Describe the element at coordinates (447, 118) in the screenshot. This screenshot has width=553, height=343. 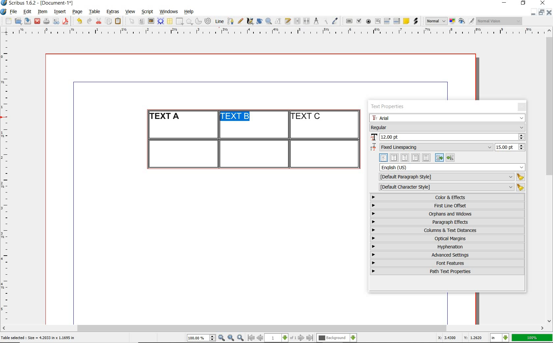
I see `font family` at that location.